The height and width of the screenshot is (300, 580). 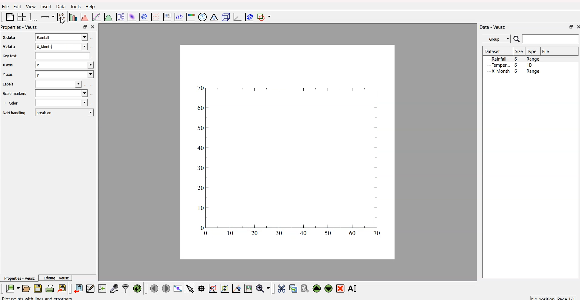 What do you see at coordinates (236, 288) in the screenshot?
I see `zoom out graph axes` at bounding box center [236, 288].